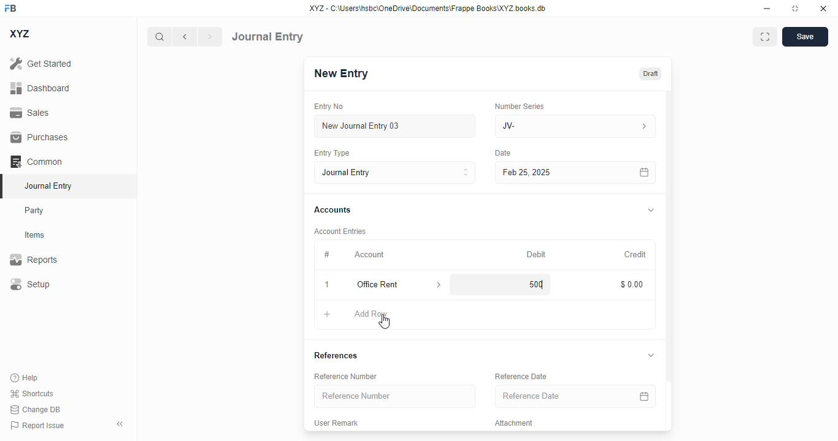 Image resolution: width=838 pixels, height=441 pixels. I want to click on journal entry, so click(267, 37).